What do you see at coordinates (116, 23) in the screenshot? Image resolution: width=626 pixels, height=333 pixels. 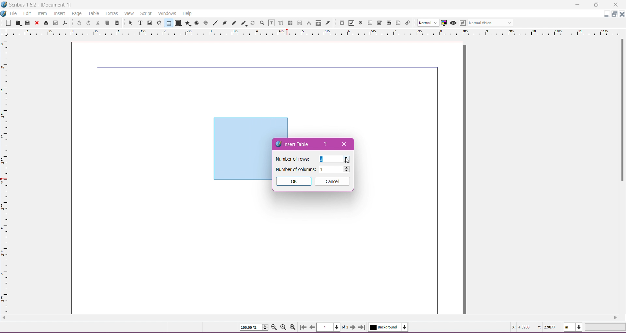 I see `Paste` at bounding box center [116, 23].